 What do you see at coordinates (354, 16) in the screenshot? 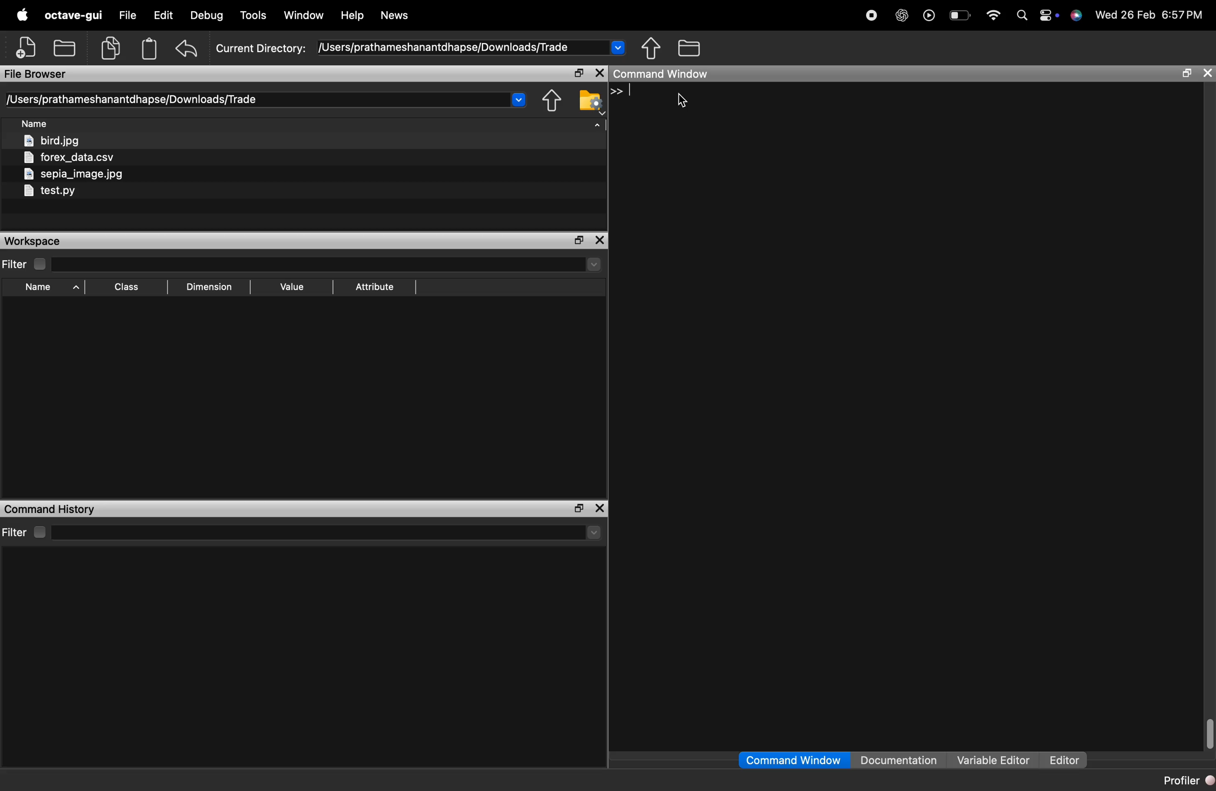
I see `help` at bounding box center [354, 16].